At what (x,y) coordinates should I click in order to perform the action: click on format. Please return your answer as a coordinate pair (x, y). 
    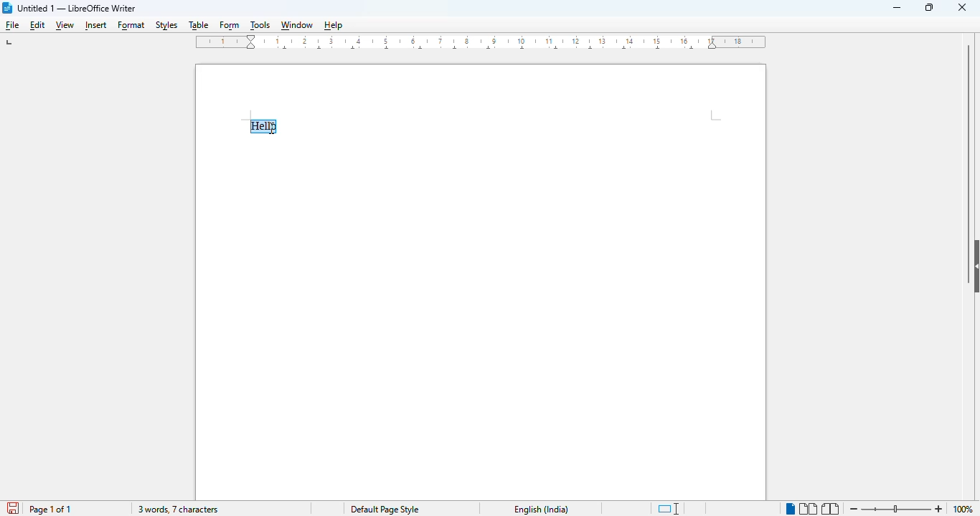
    Looking at the image, I should click on (132, 27).